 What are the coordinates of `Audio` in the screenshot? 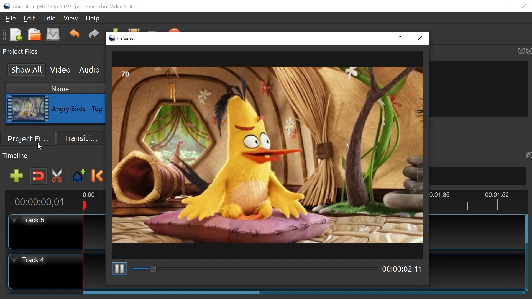 It's located at (89, 70).